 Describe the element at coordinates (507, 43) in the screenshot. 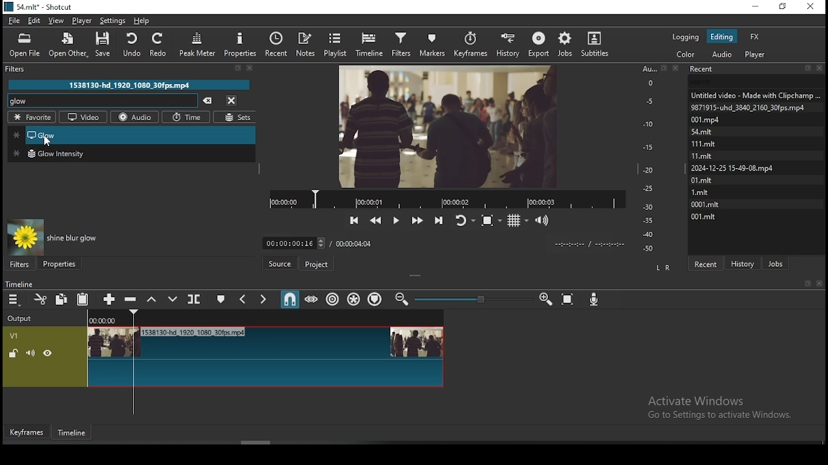

I see `history` at that location.